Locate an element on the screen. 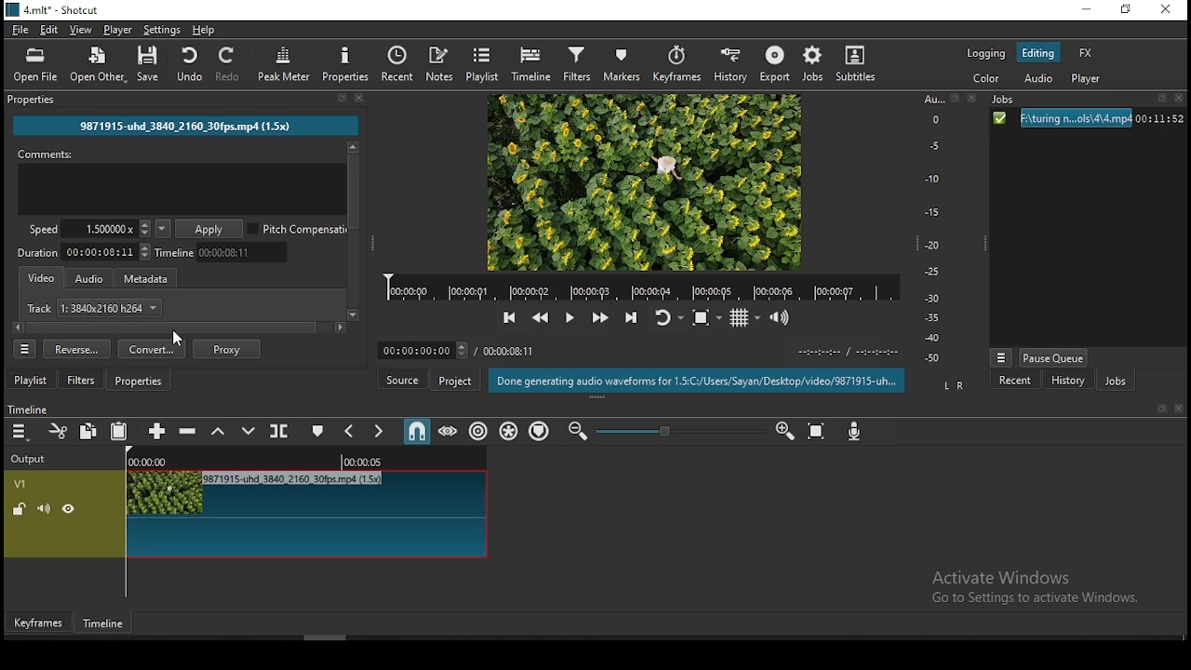 This screenshot has height=670, width=1191. close is located at coordinates (360, 98).